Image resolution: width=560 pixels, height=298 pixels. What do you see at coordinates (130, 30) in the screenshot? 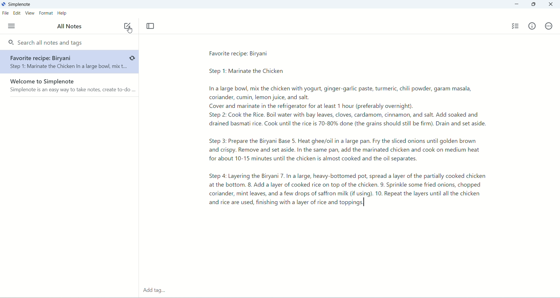
I see `cursor` at bounding box center [130, 30].